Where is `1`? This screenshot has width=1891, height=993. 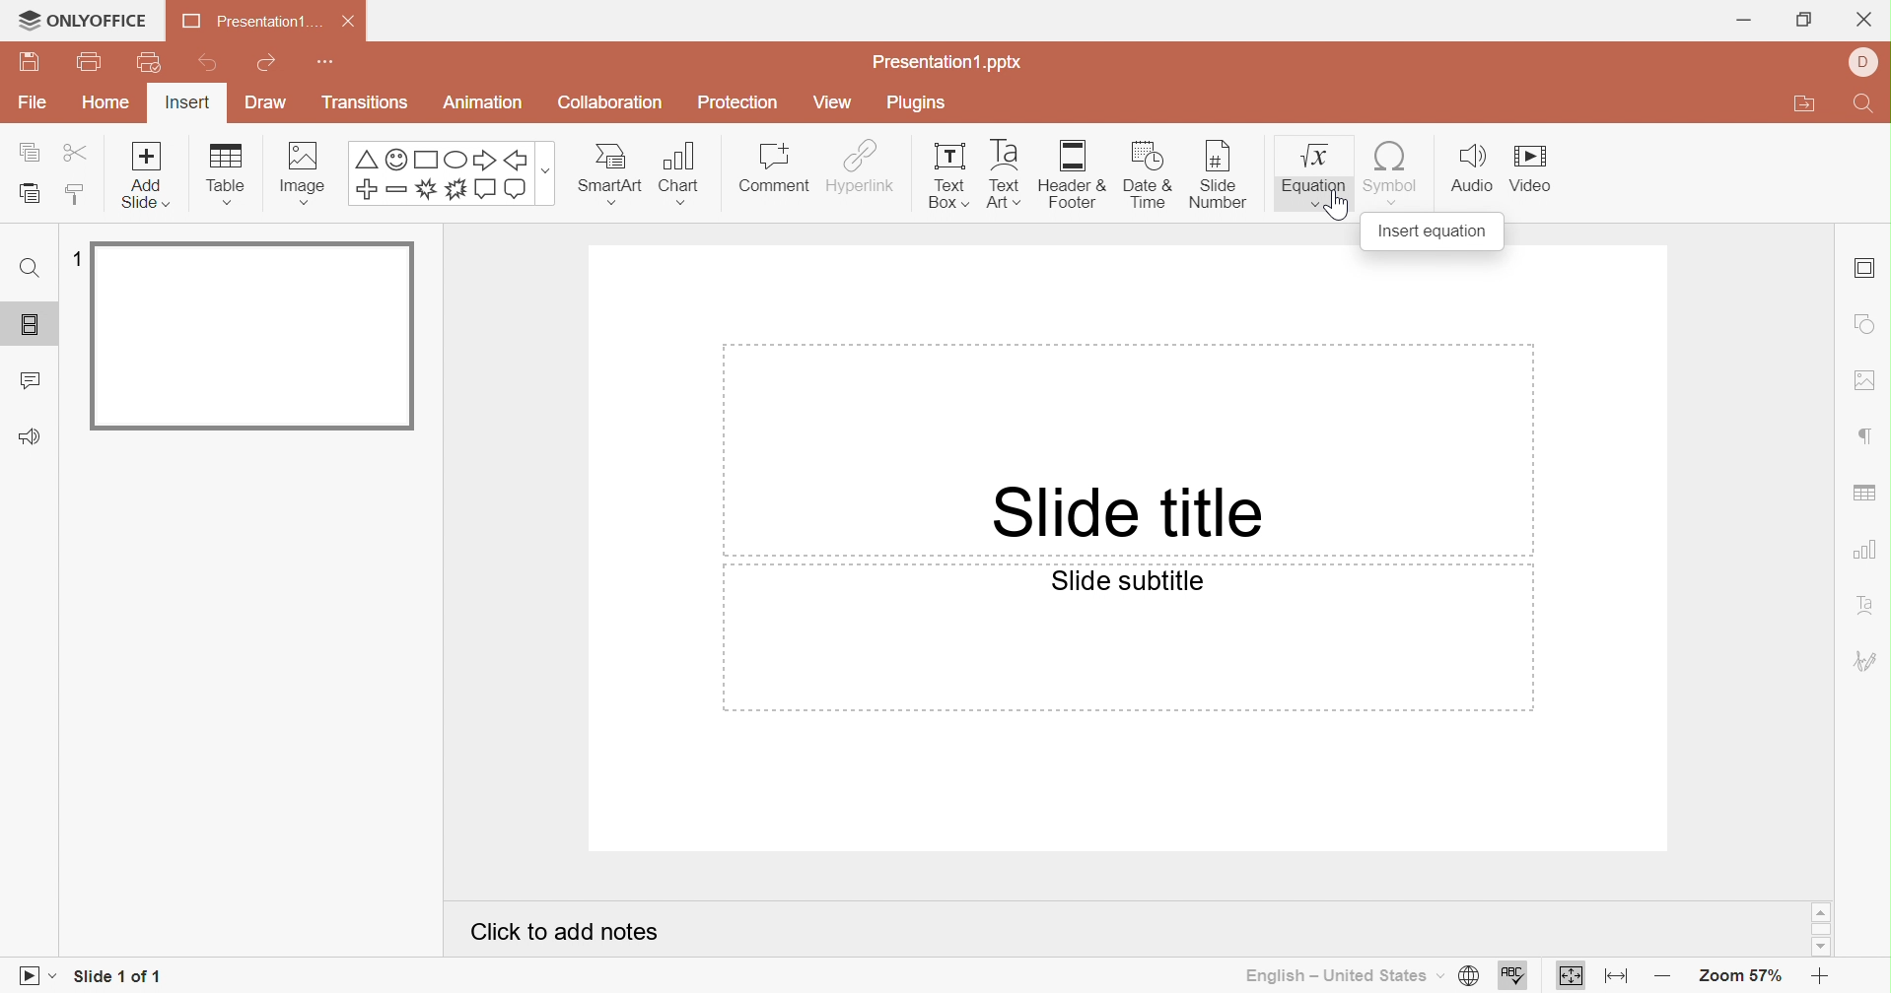 1 is located at coordinates (78, 257).